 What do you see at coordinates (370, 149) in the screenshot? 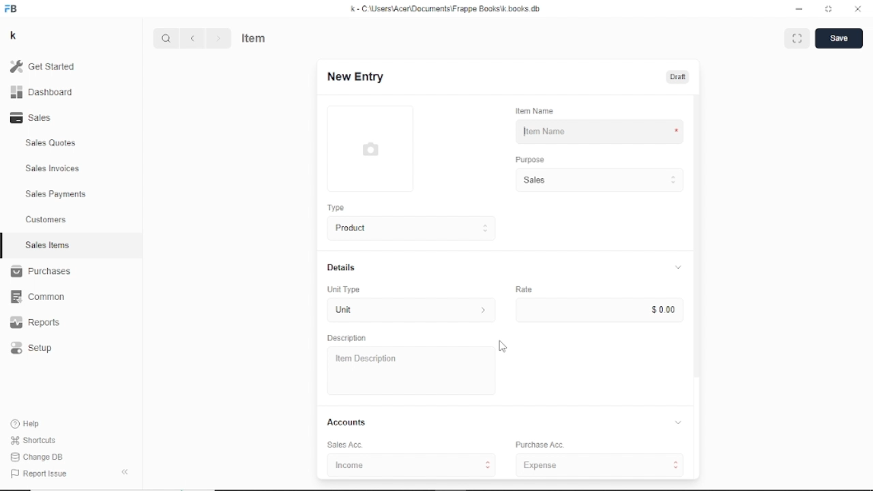
I see `Picture` at bounding box center [370, 149].